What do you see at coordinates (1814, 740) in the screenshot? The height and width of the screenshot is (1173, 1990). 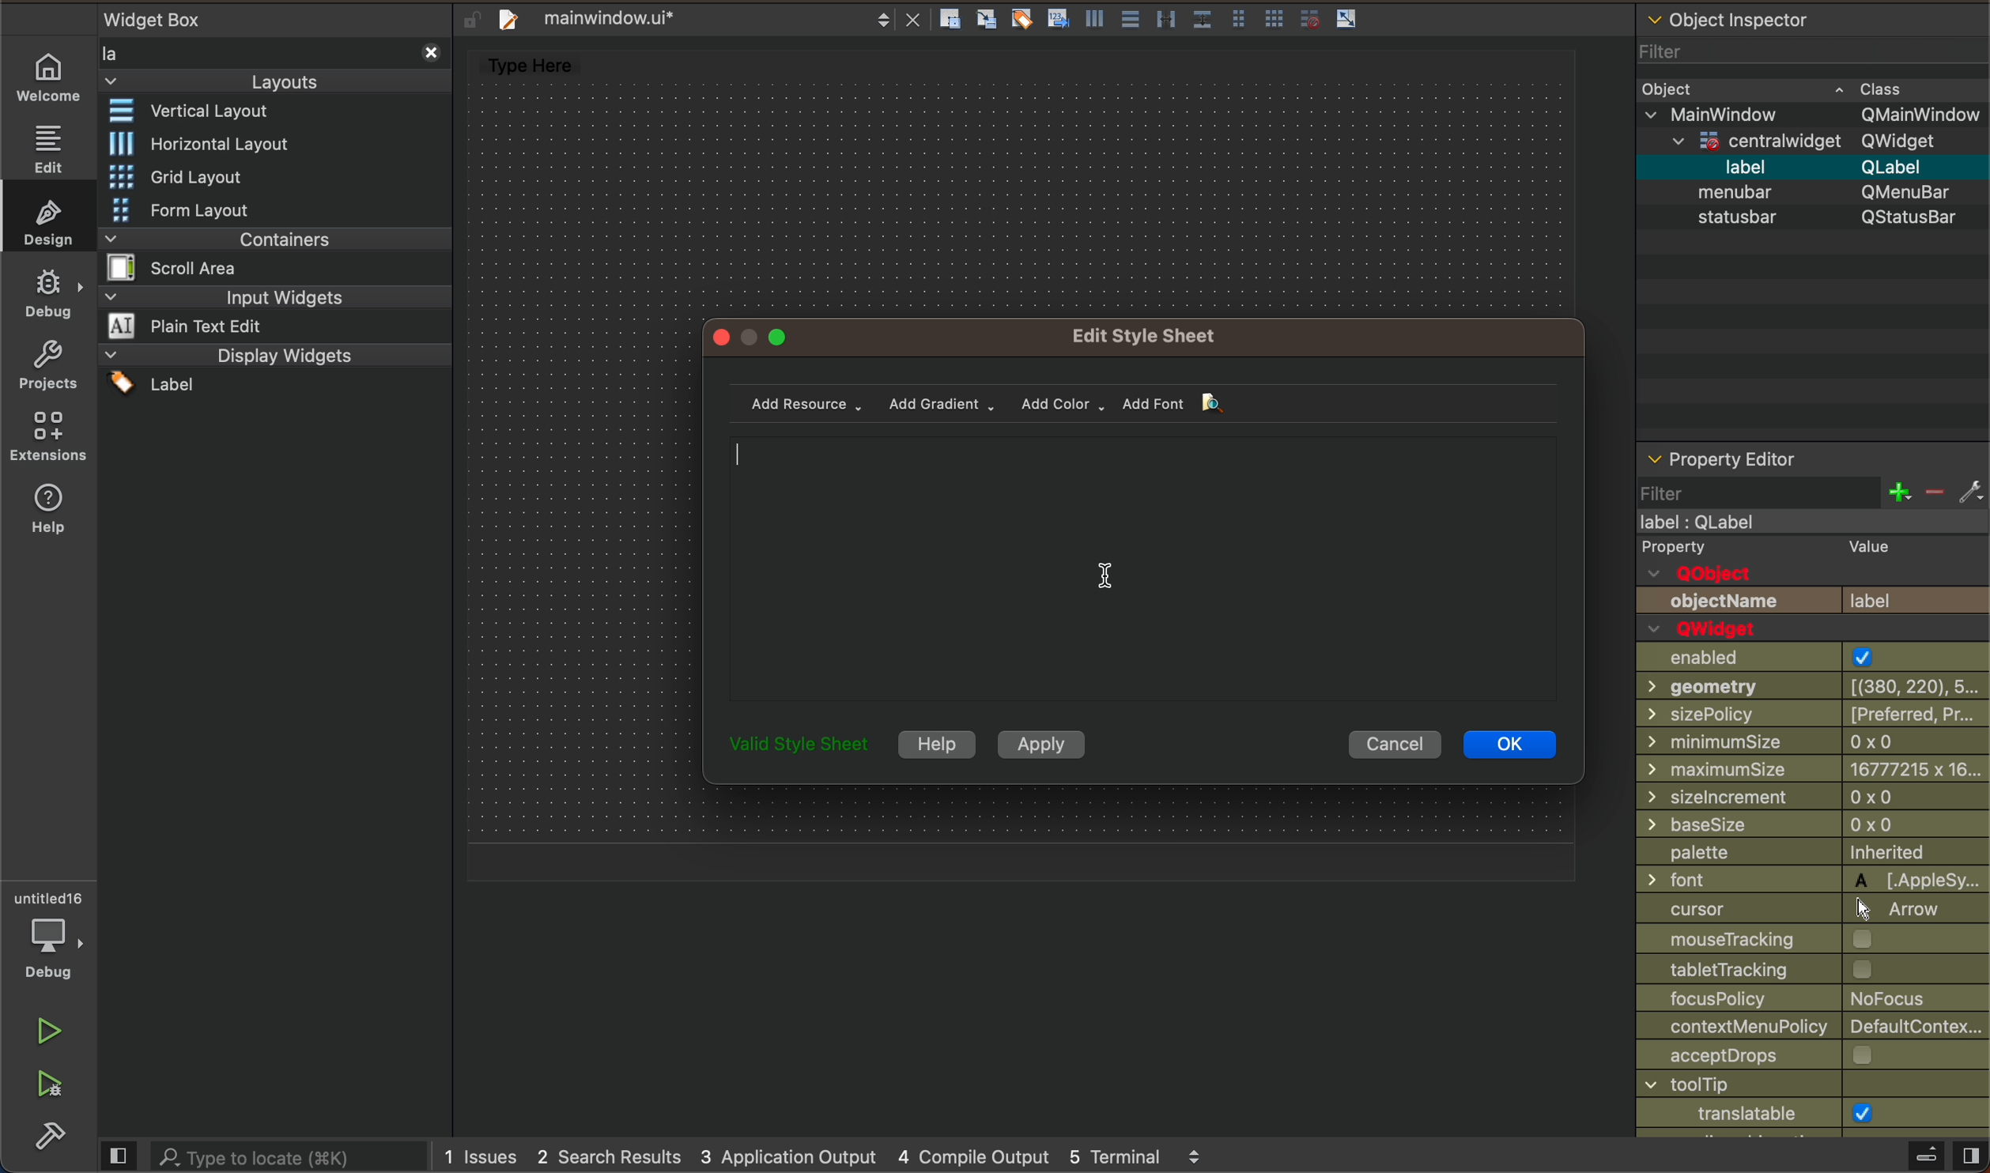 I see `min size` at bounding box center [1814, 740].